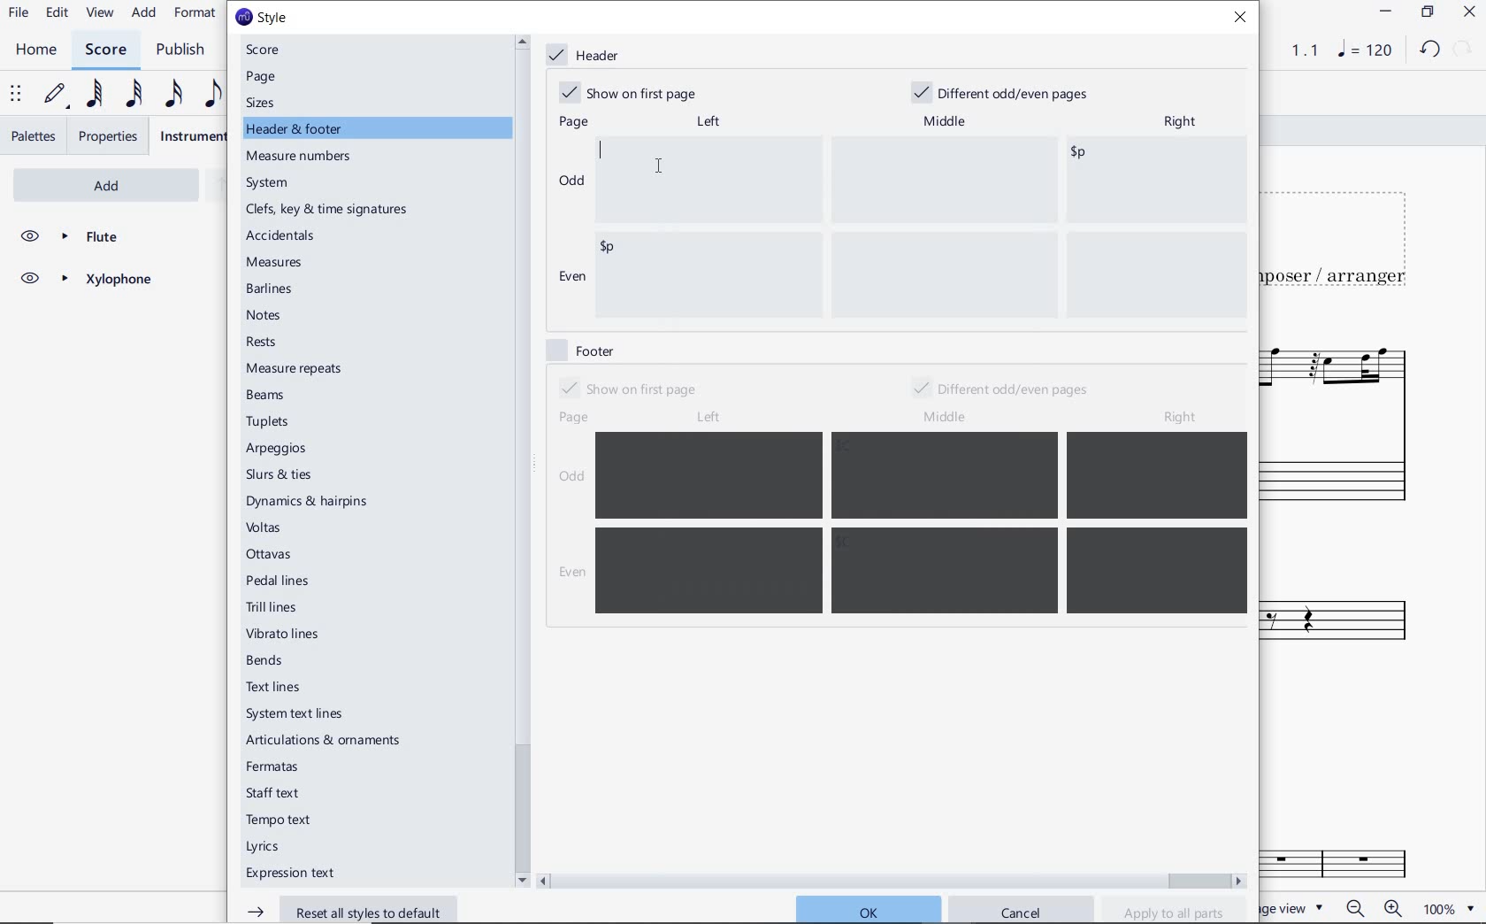  Describe the element at coordinates (575, 417) in the screenshot. I see `page` at that location.